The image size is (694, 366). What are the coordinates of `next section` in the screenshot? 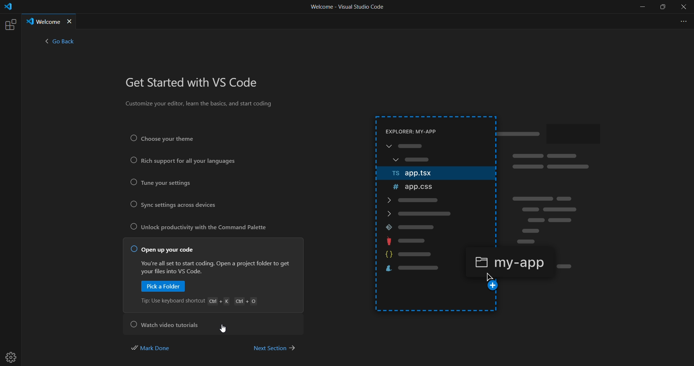 It's located at (274, 347).